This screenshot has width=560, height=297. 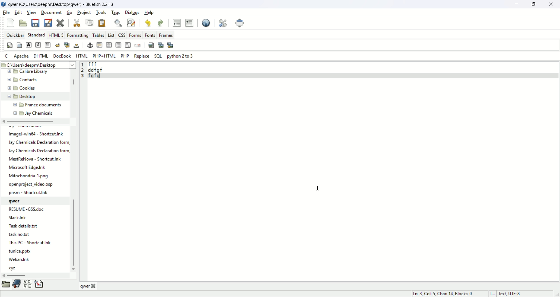 I want to click on C, so click(x=7, y=56).